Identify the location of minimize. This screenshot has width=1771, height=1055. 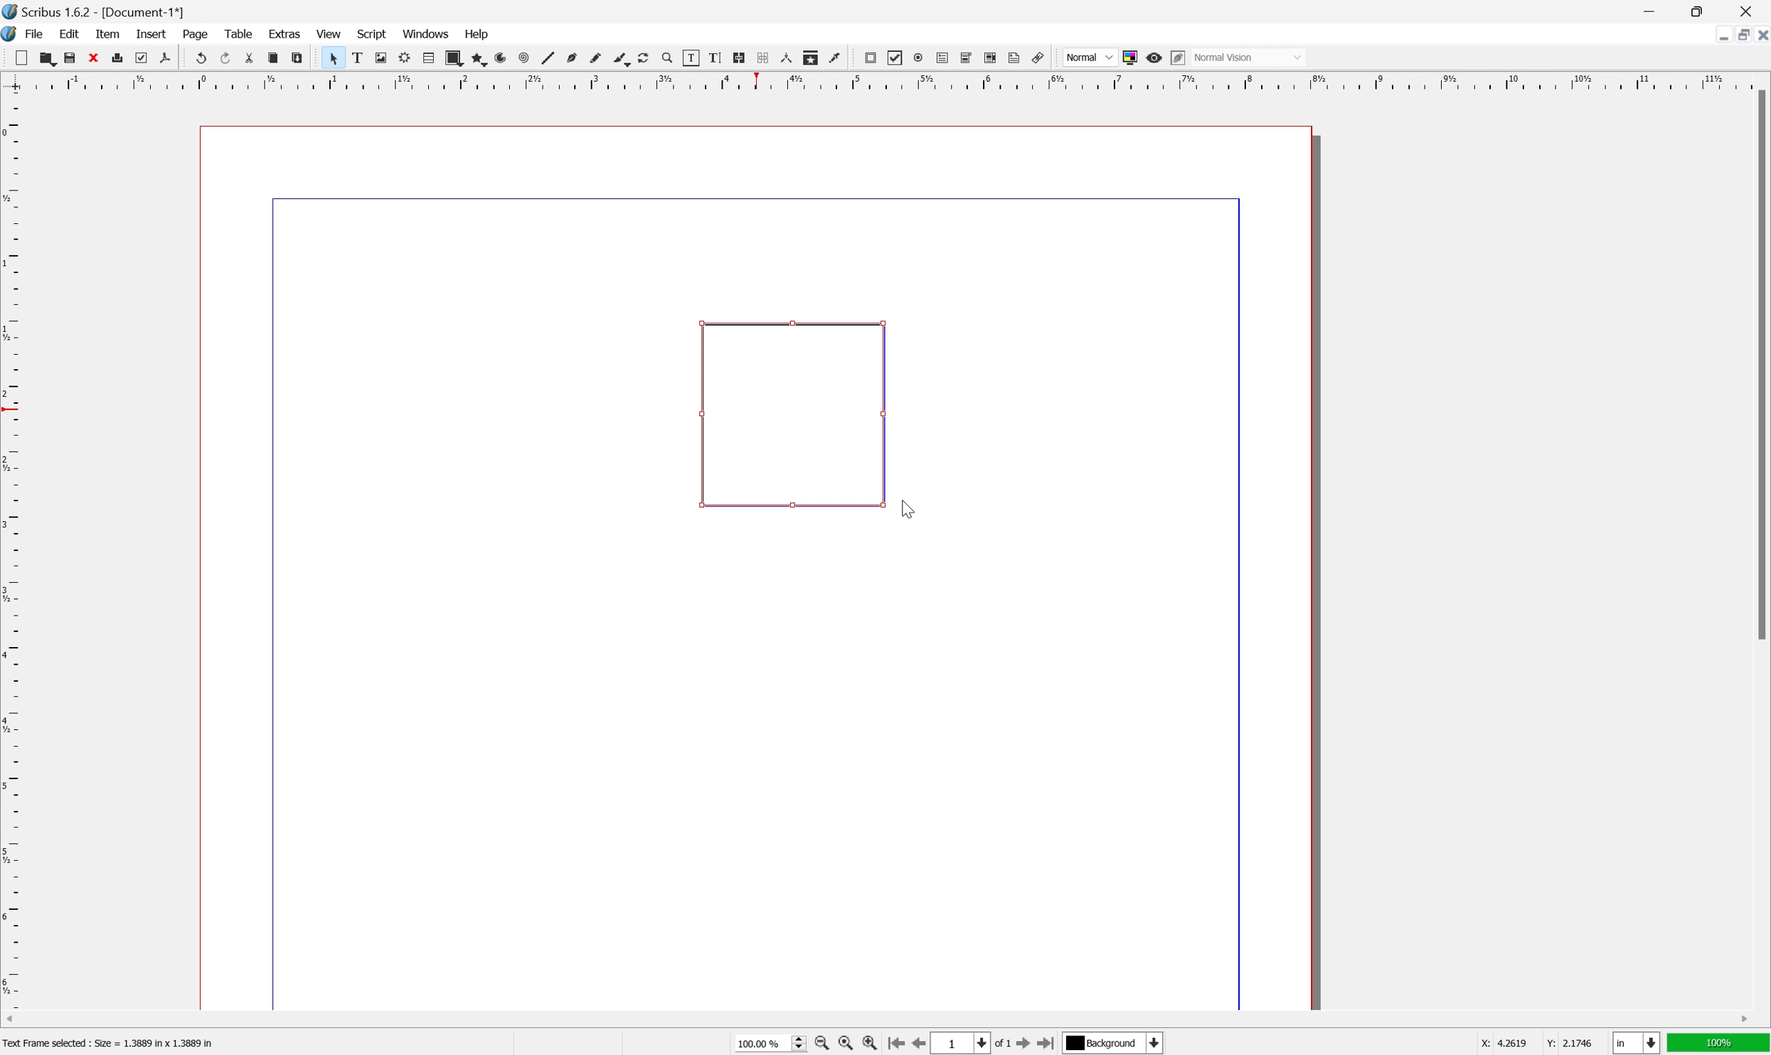
(1719, 36).